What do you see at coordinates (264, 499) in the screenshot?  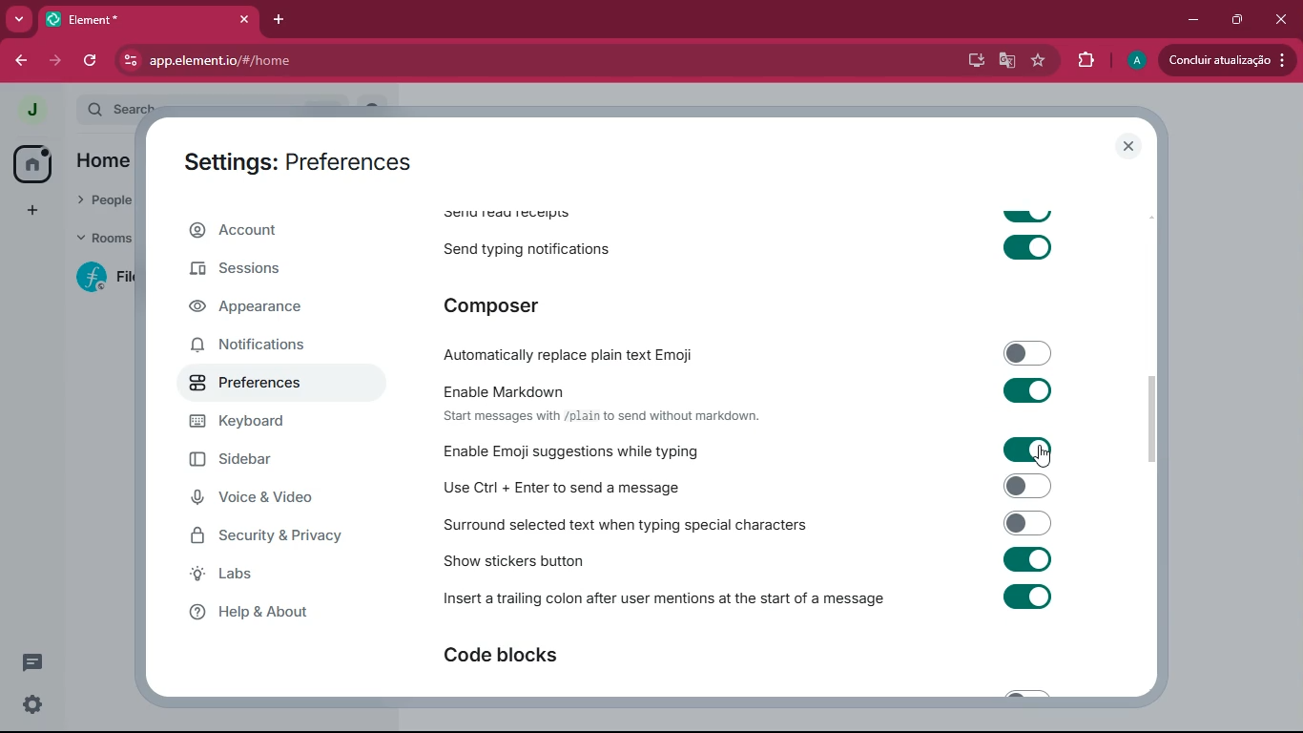 I see `voice` at bounding box center [264, 499].